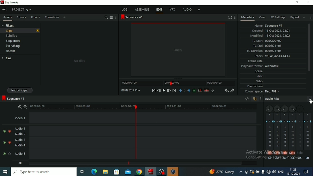  Describe the element at coordinates (194, 90) in the screenshot. I see `Add a cue at the current position` at that location.